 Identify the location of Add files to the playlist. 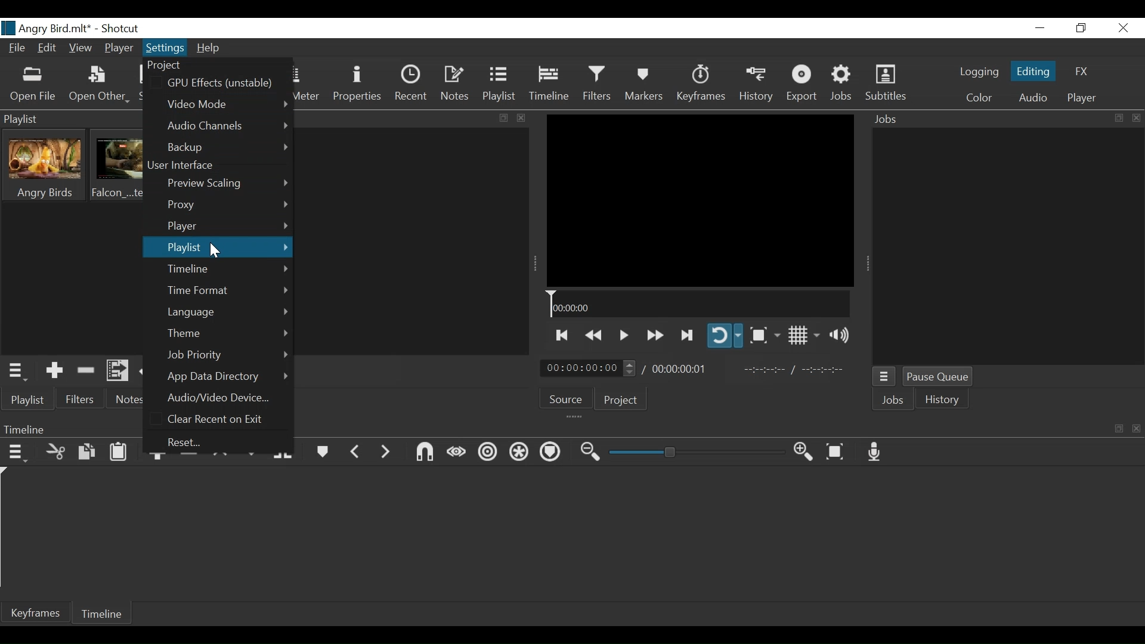
(117, 371).